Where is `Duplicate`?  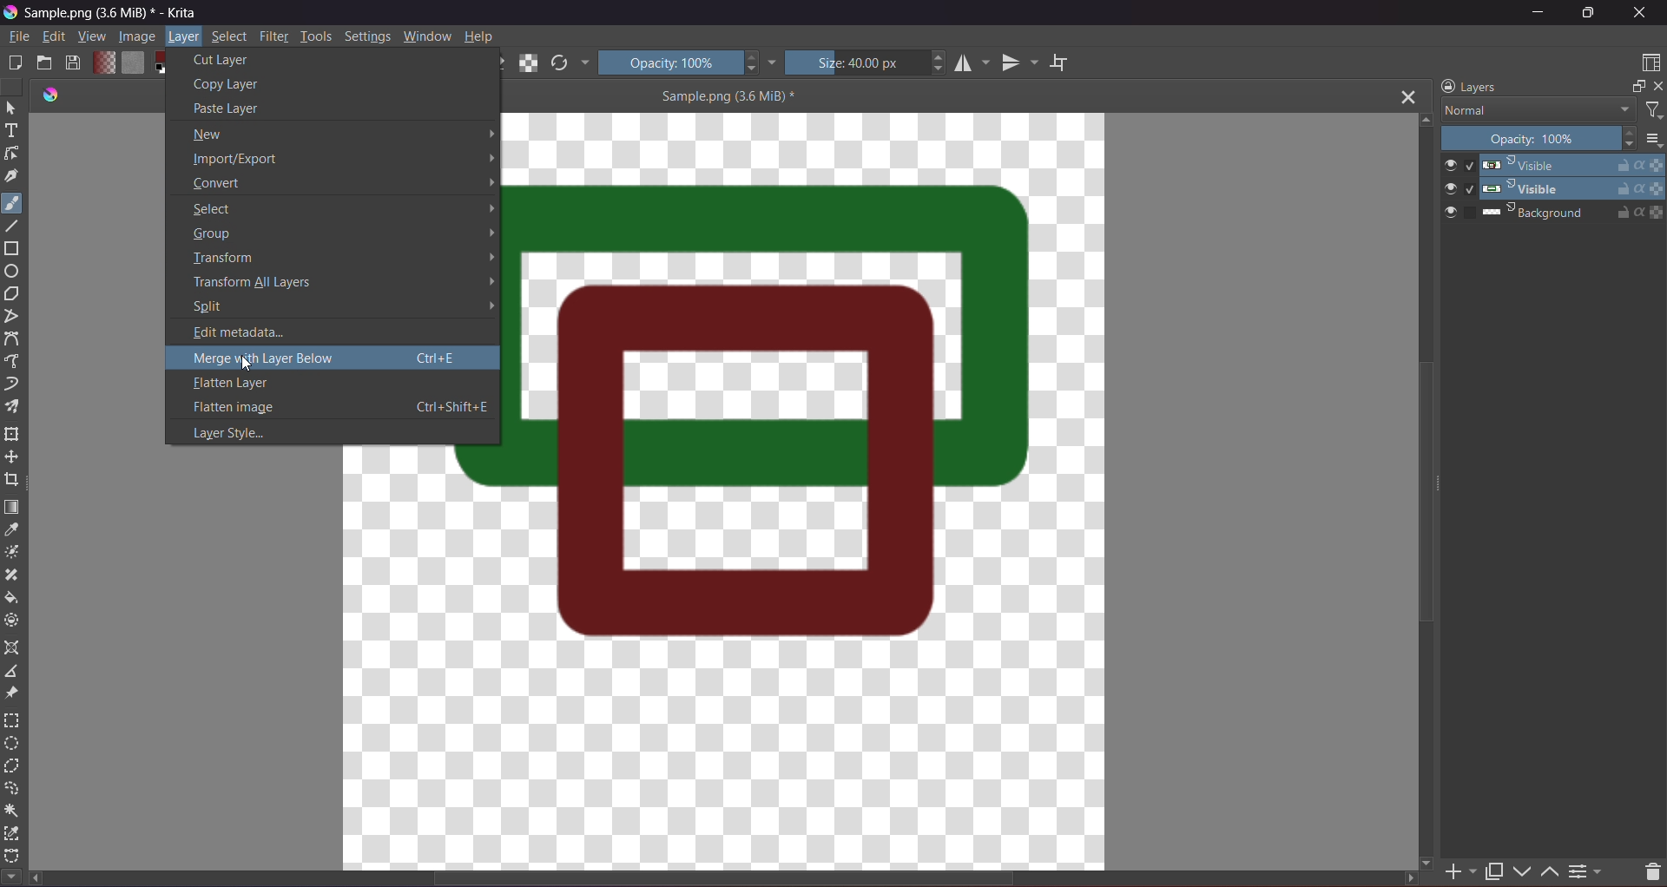 Duplicate is located at coordinates (1493, 868).